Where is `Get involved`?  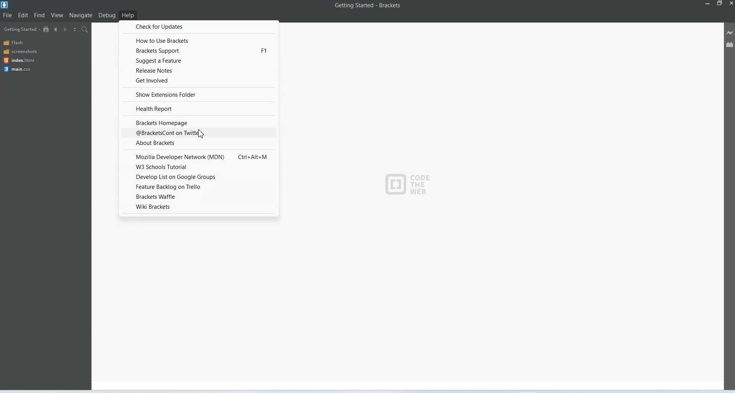
Get involved is located at coordinates (200, 81).